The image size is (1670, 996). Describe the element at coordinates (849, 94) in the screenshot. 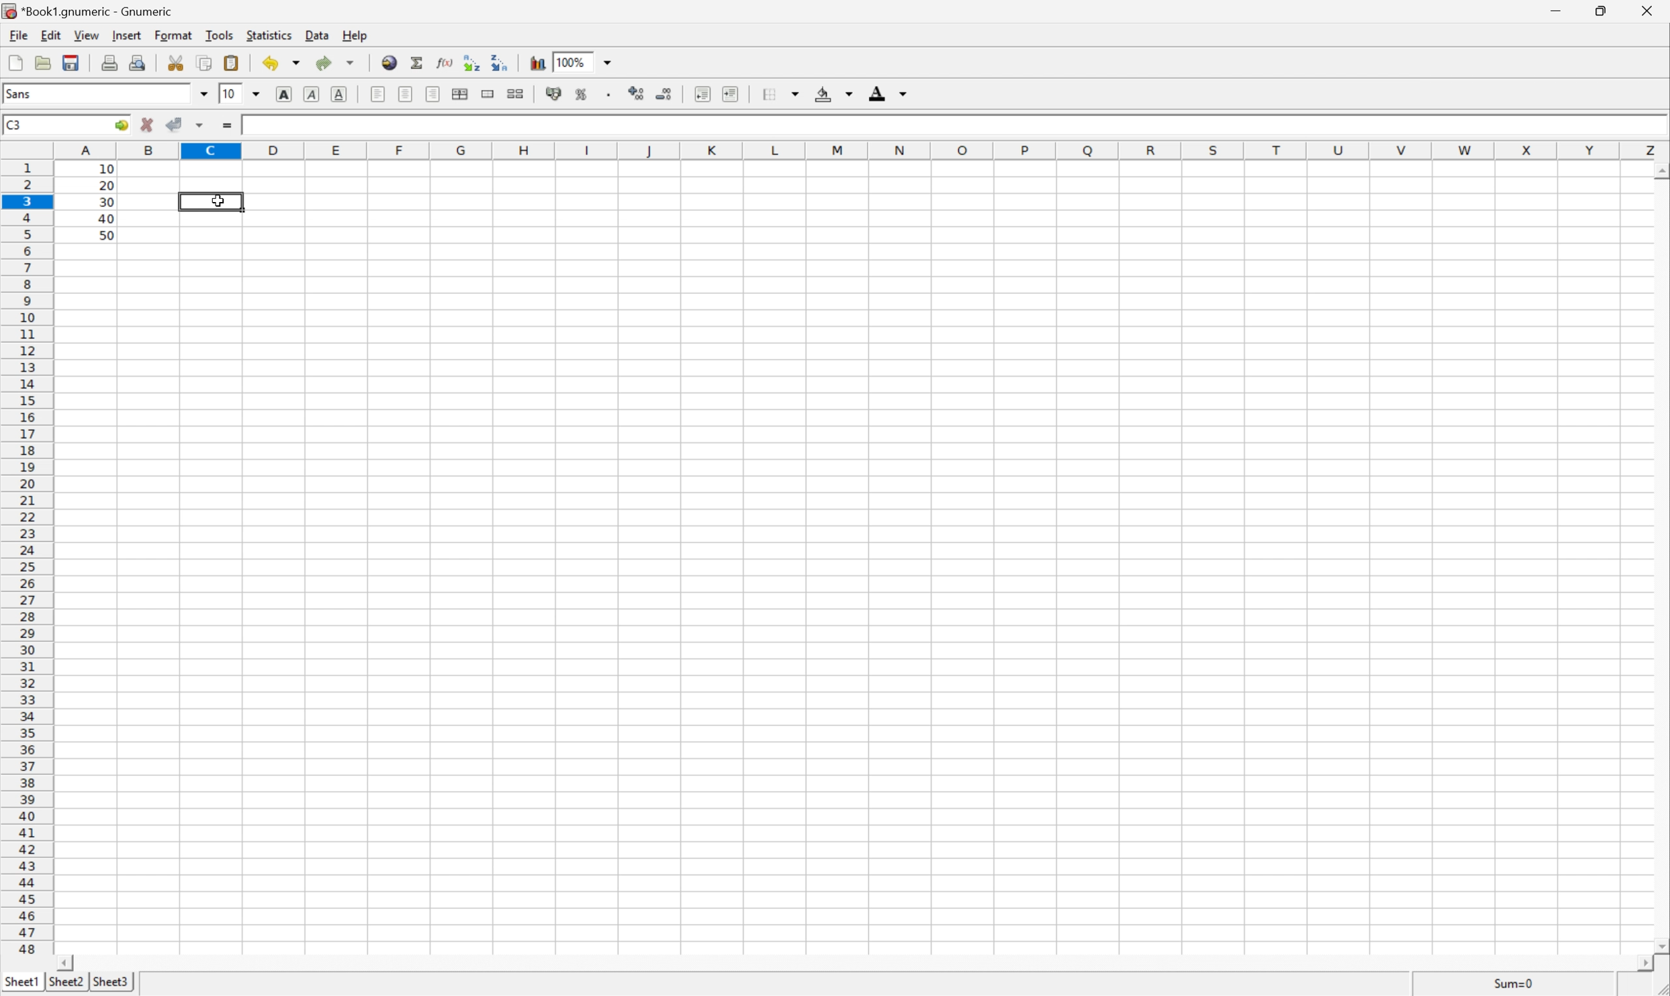

I see `Drop down` at that location.